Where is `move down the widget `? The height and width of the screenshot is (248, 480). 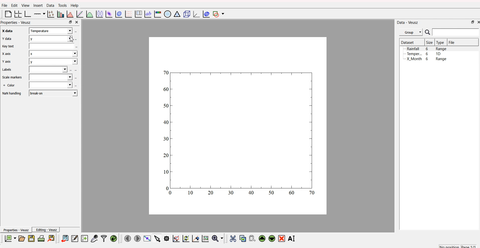 move down the widget  is located at coordinates (271, 239).